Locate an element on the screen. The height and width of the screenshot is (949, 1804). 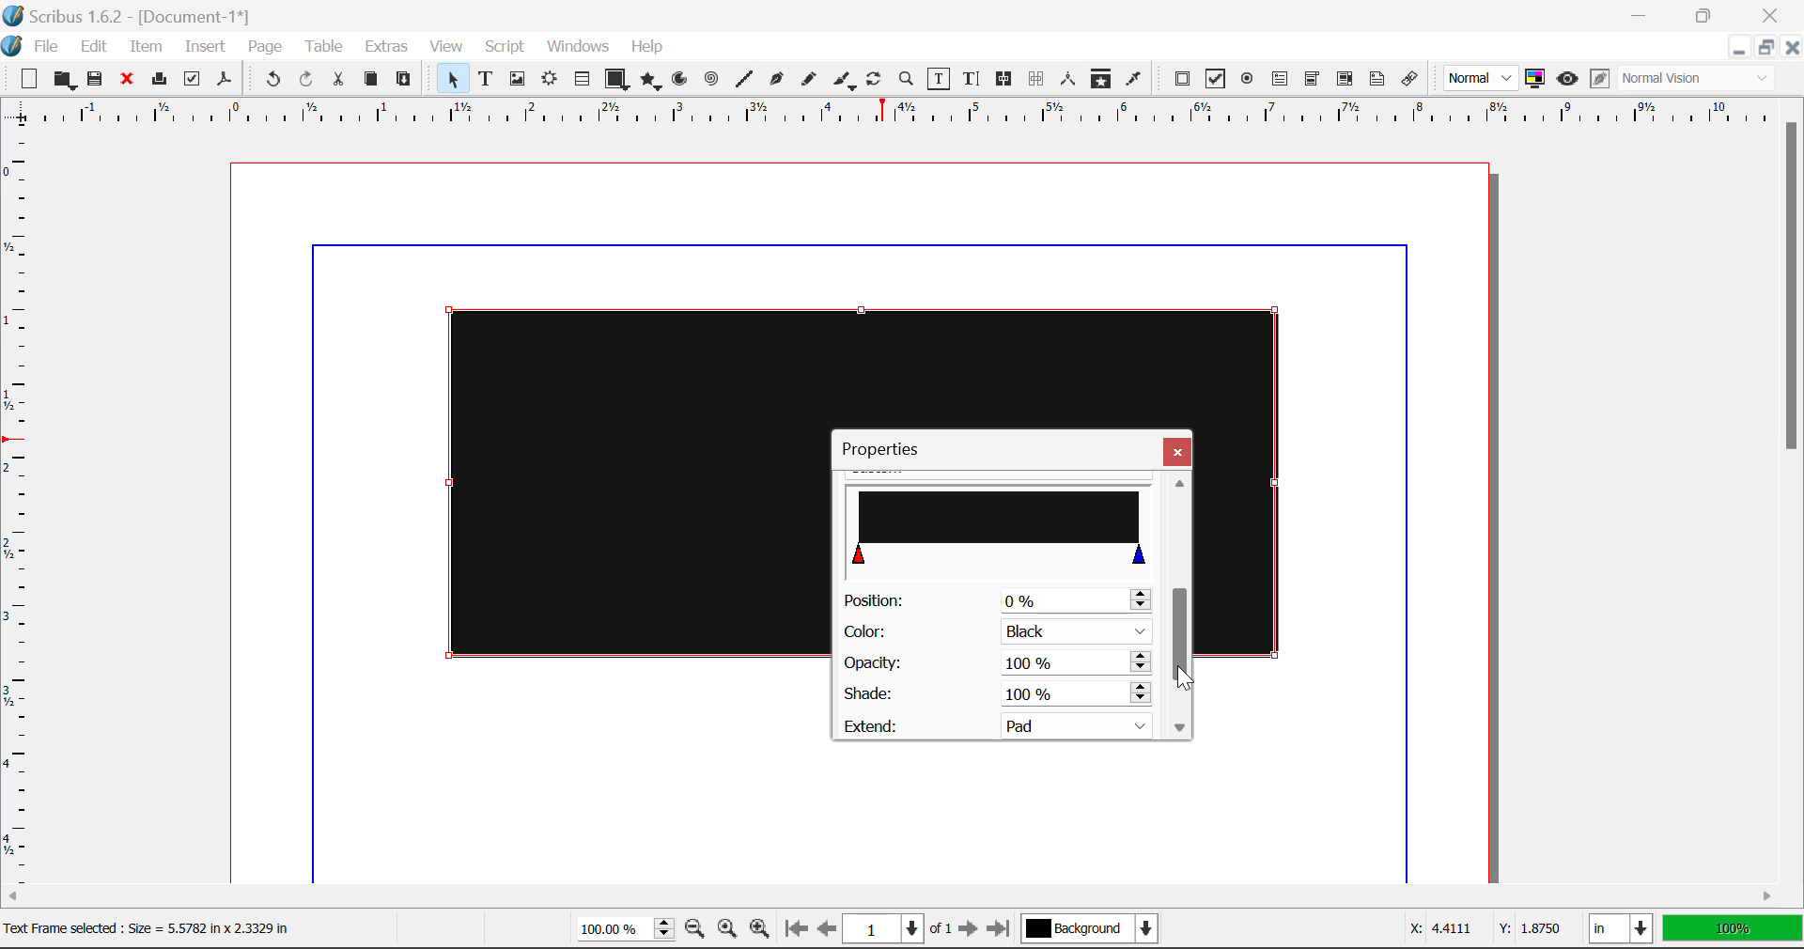
Item is located at coordinates (147, 49).